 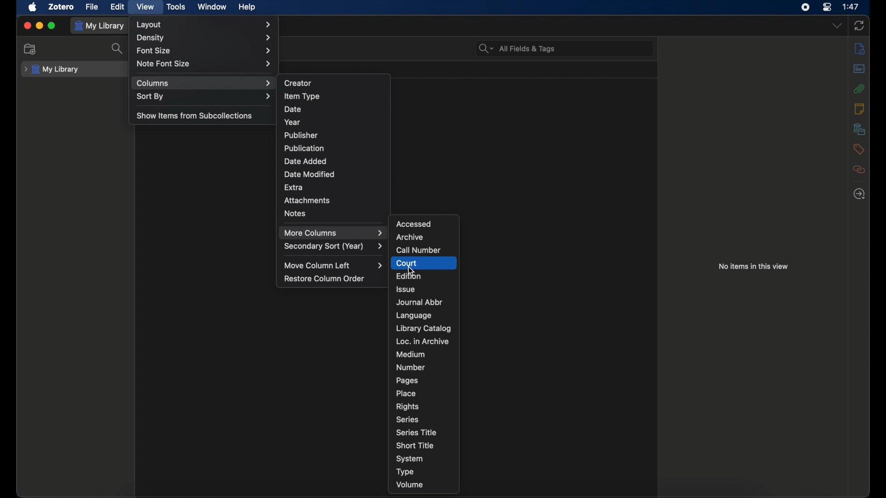 I want to click on font size, so click(x=204, y=51).